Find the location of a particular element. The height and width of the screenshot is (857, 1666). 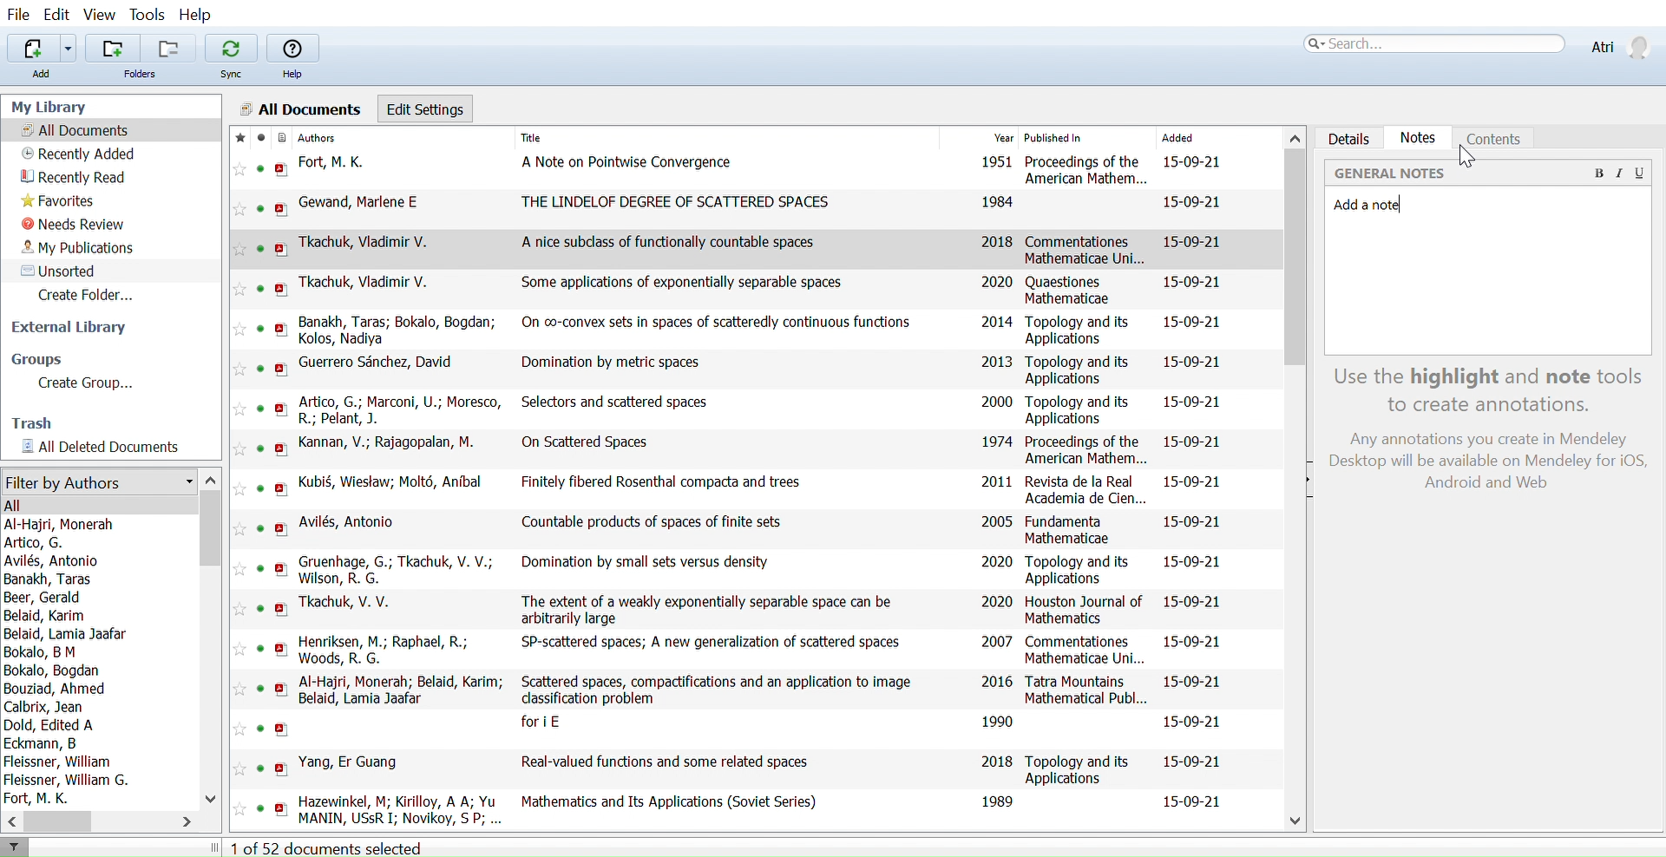

Domination by metric spaces is located at coordinates (614, 363).